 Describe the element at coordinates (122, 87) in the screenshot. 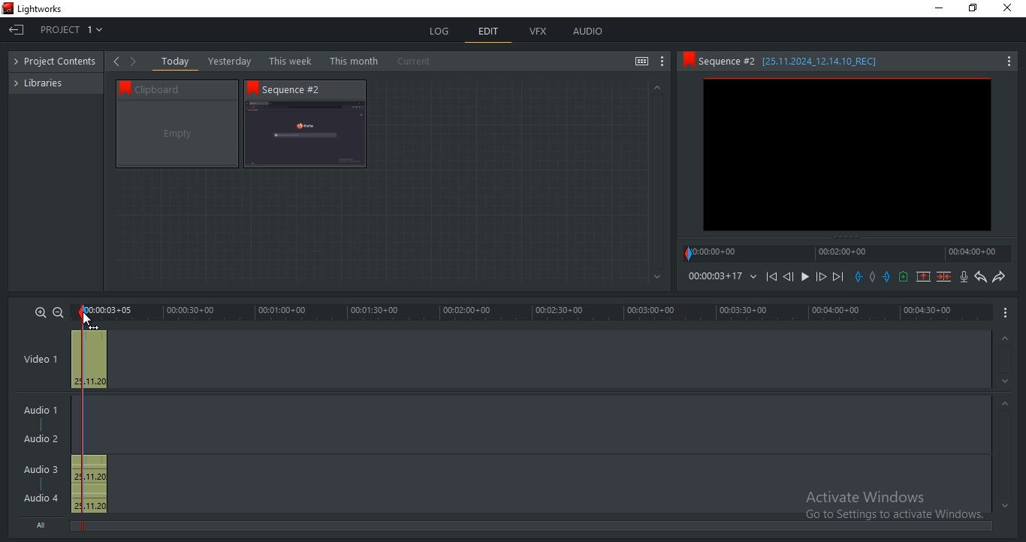

I see `Bookmark icon` at that location.